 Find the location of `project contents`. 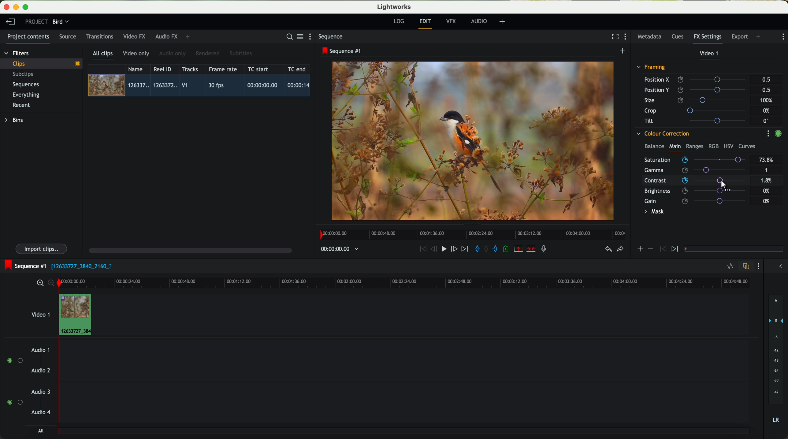

project contents is located at coordinates (28, 39).